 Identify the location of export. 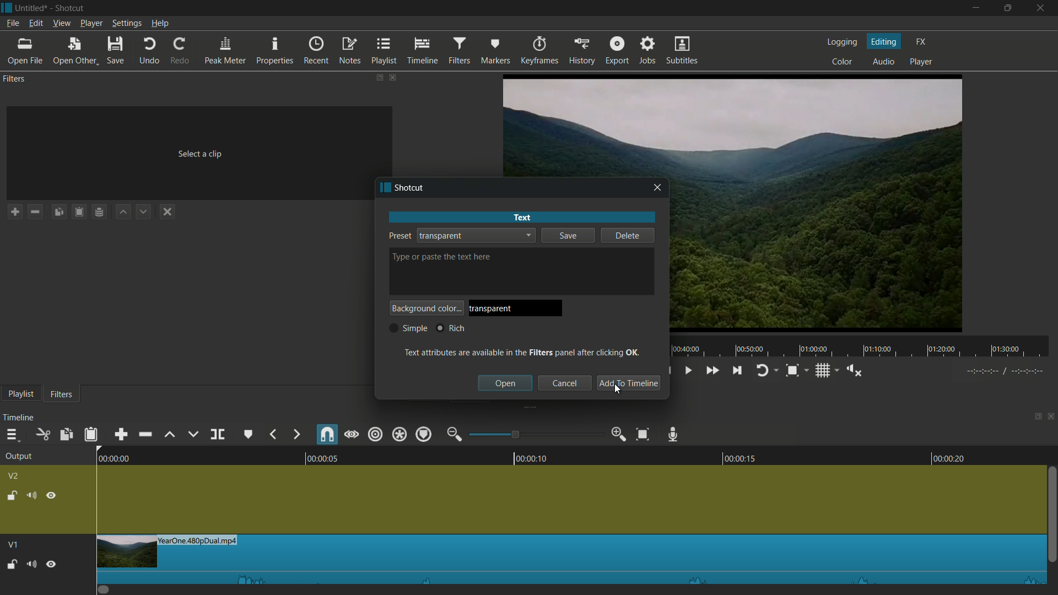
(618, 51).